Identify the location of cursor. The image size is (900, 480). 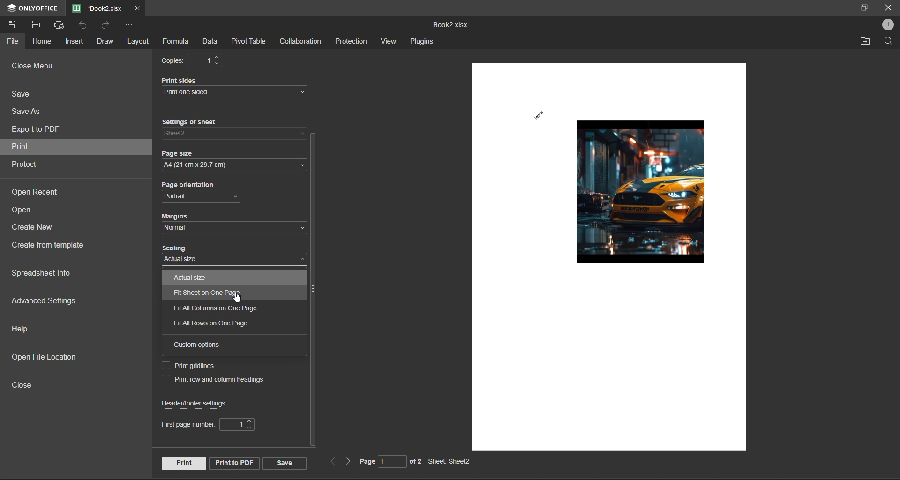
(239, 298).